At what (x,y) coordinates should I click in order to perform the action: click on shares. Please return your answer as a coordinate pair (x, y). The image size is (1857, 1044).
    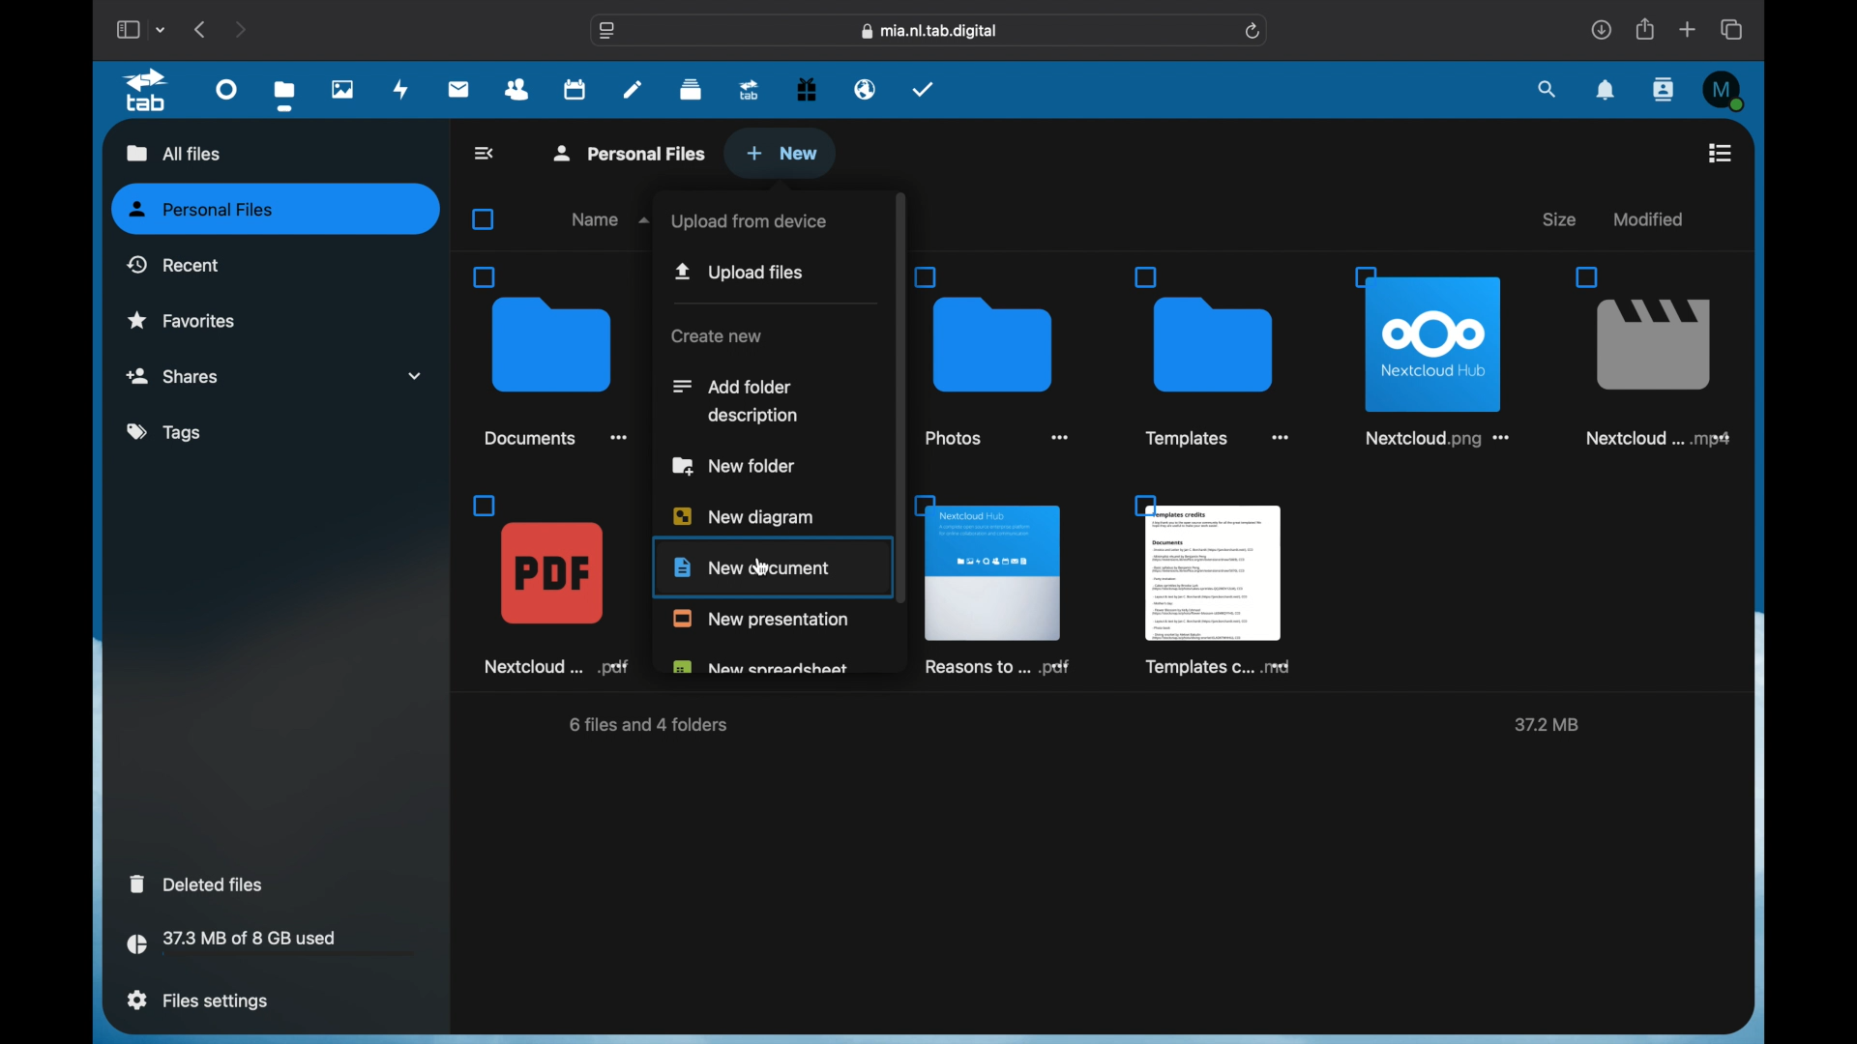
    Looking at the image, I should click on (275, 376).